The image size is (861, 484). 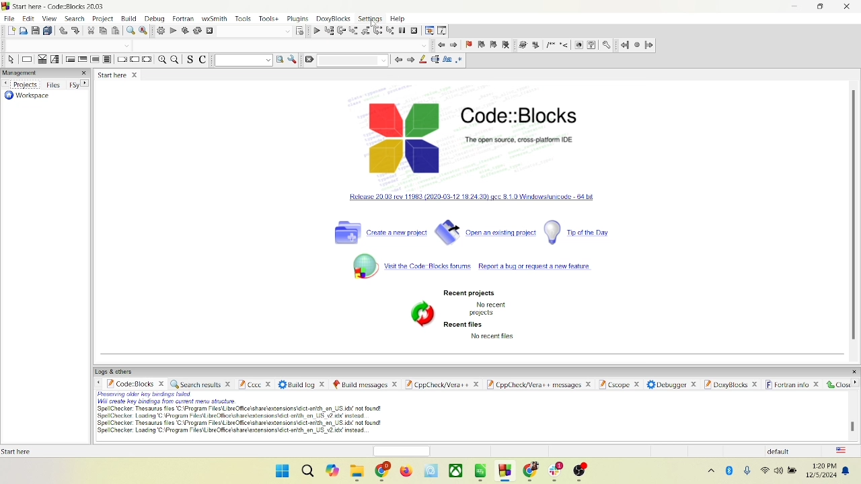 What do you see at coordinates (788, 471) in the screenshot?
I see `speaker and battery` at bounding box center [788, 471].